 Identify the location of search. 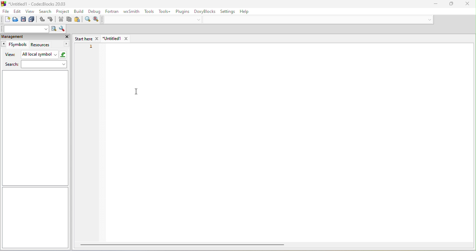
(37, 65).